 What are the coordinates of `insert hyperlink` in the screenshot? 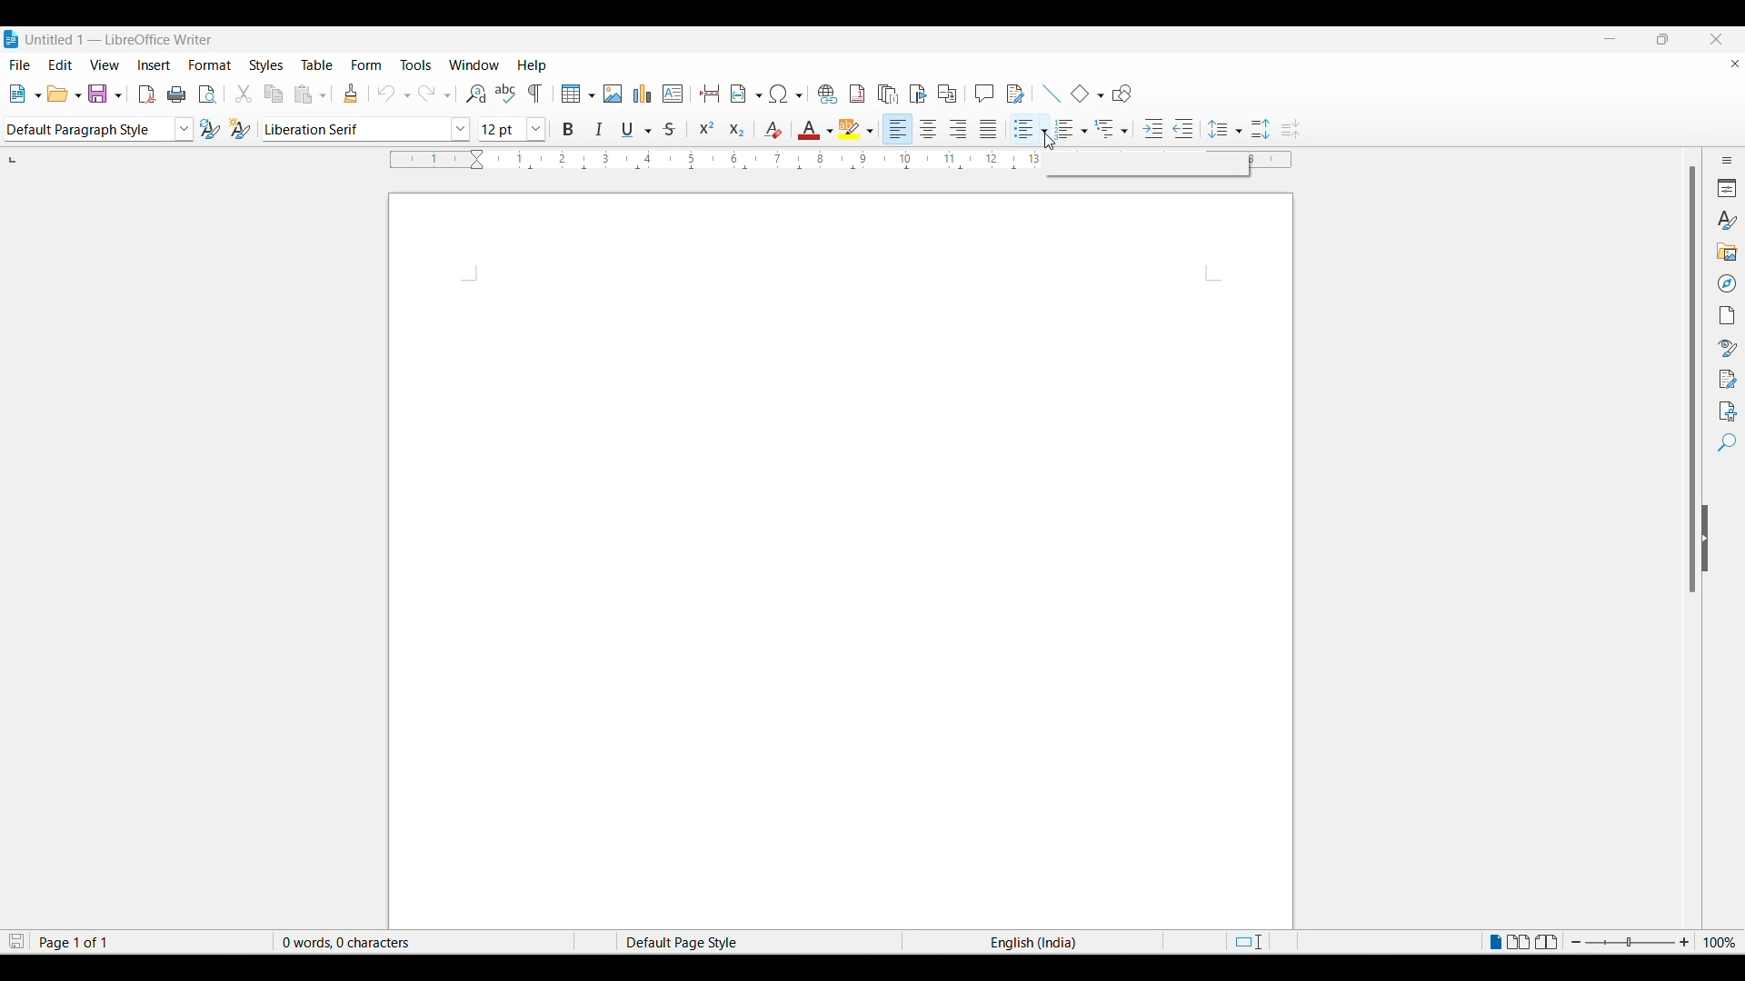 It's located at (825, 94).